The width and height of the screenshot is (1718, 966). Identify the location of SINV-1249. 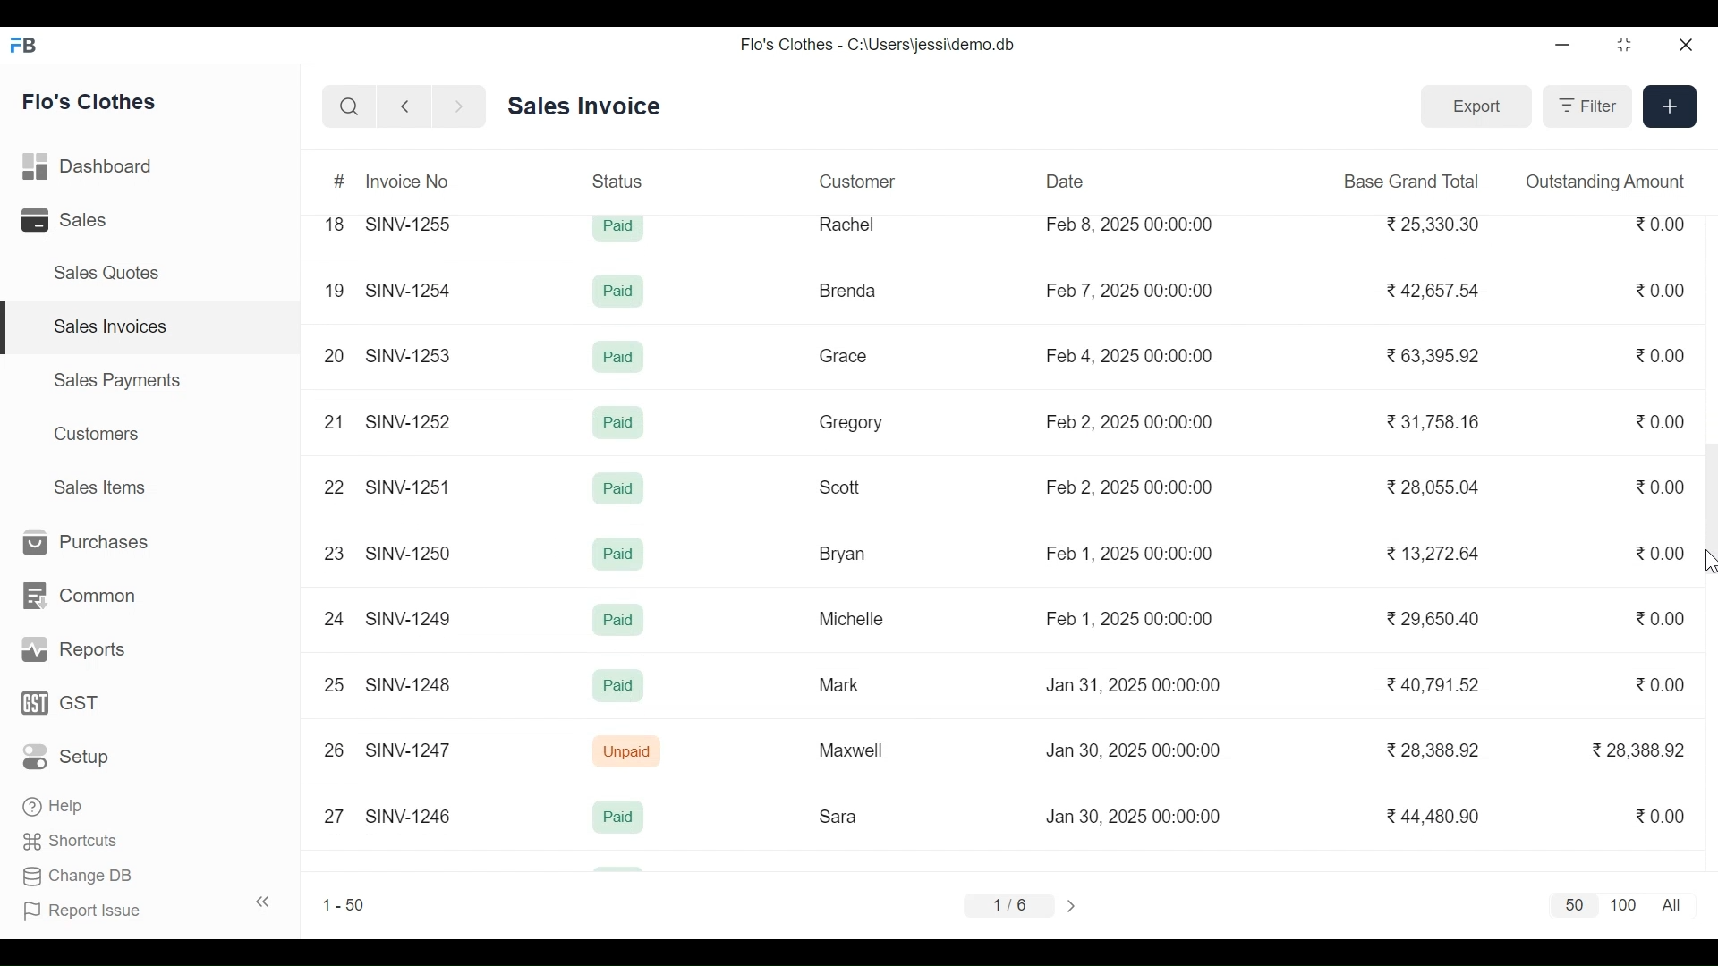
(410, 618).